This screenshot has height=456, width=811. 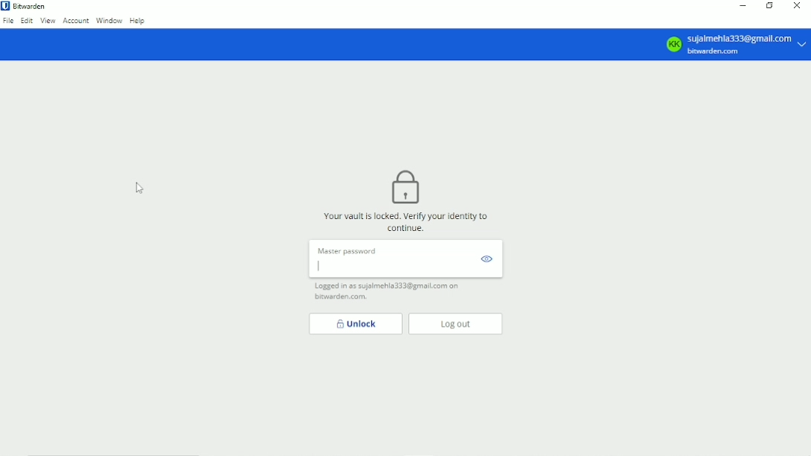 I want to click on Log out, so click(x=457, y=322).